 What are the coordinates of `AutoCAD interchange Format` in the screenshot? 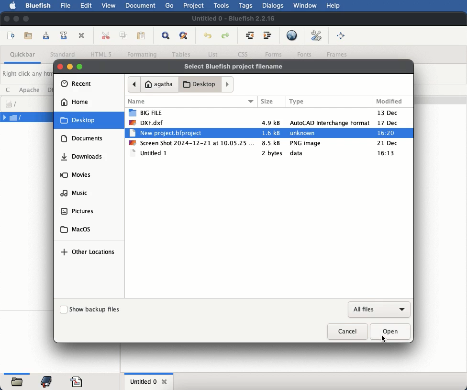 It's located at (329, 121).